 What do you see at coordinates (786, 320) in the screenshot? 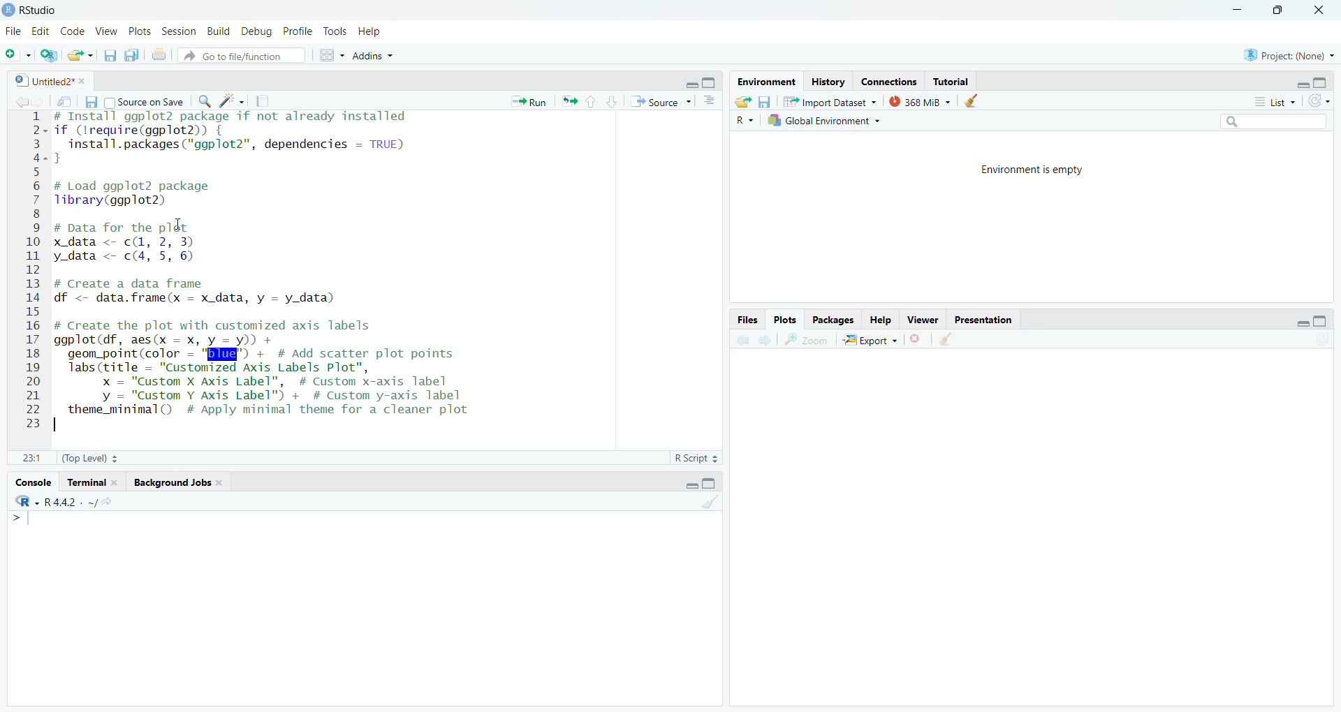
I see `; Plots` at bounding box center [786, 320].